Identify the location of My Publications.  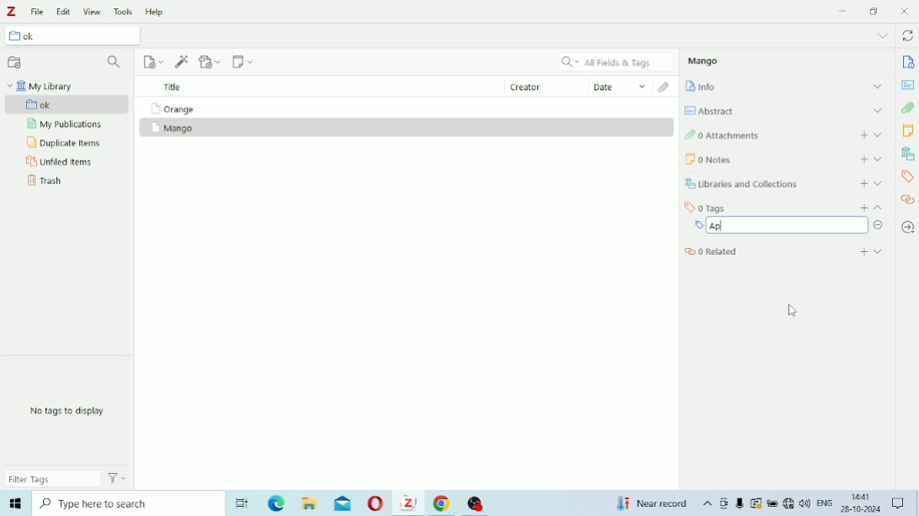
(66, 124).